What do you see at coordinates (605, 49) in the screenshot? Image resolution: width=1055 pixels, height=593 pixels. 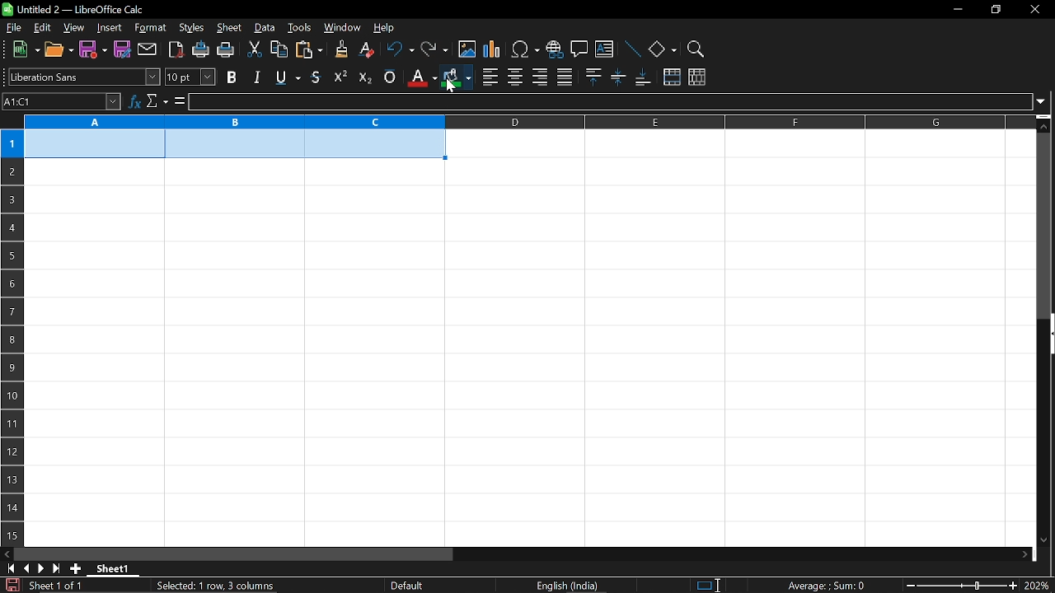 I see `insert text` at bounding box center [605, 49].